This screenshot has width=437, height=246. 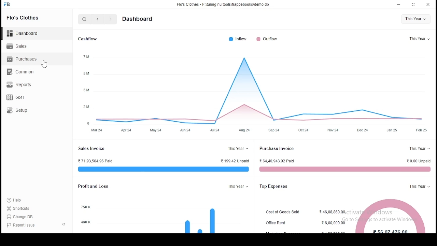 I want to click on 3m, so click(x=86, y=90).